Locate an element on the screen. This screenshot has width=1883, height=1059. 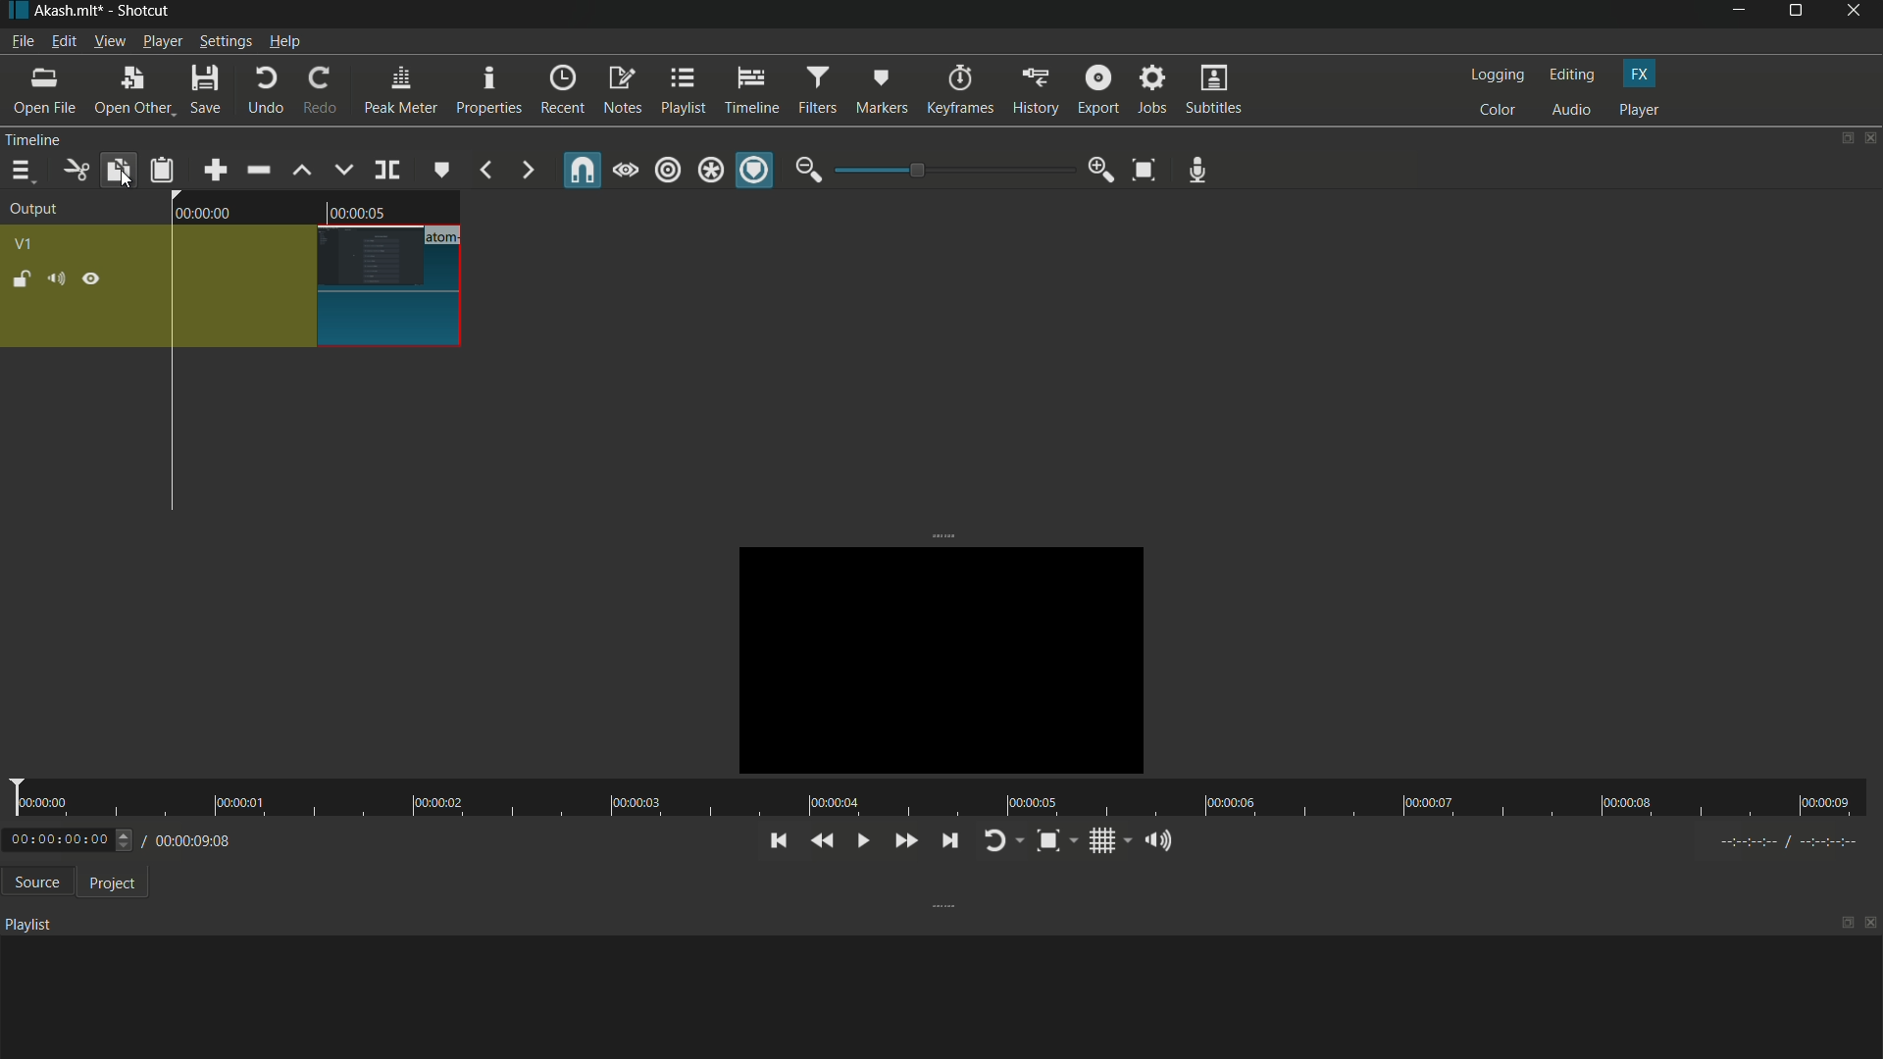
fx is located at coordinates (1641, 75).